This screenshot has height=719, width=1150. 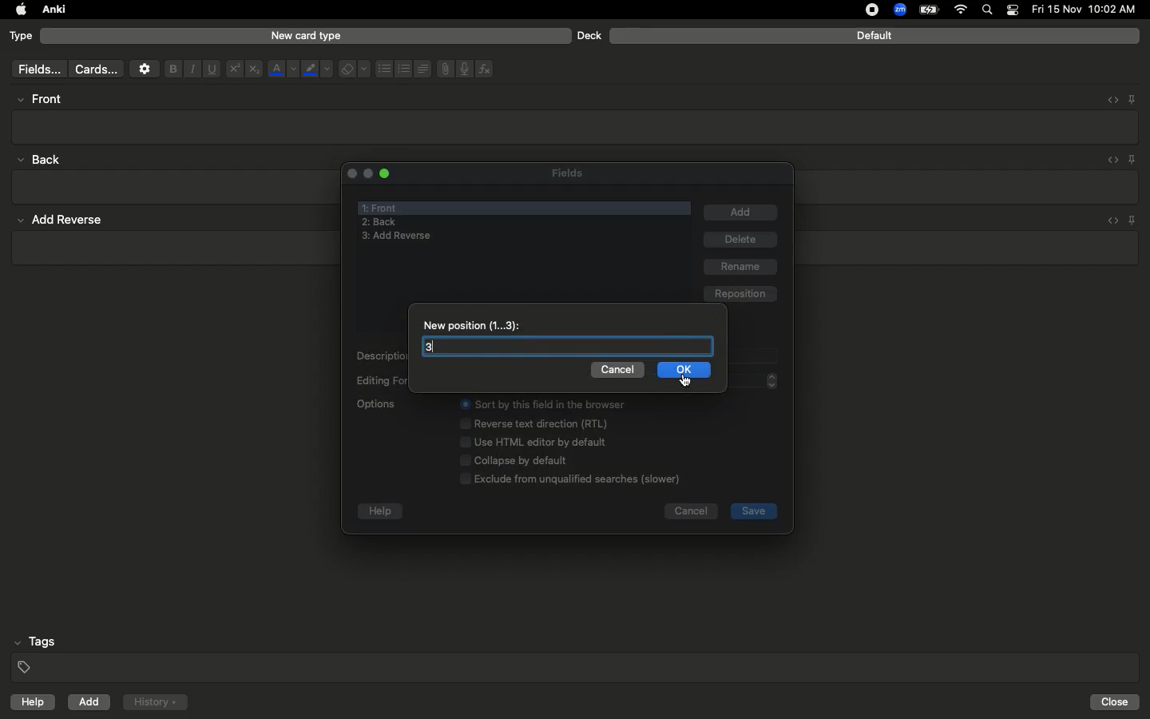 What do you see at coordinates (589, 35) in the screenshot?
I see `Deck` at bounding box center [589, 35].